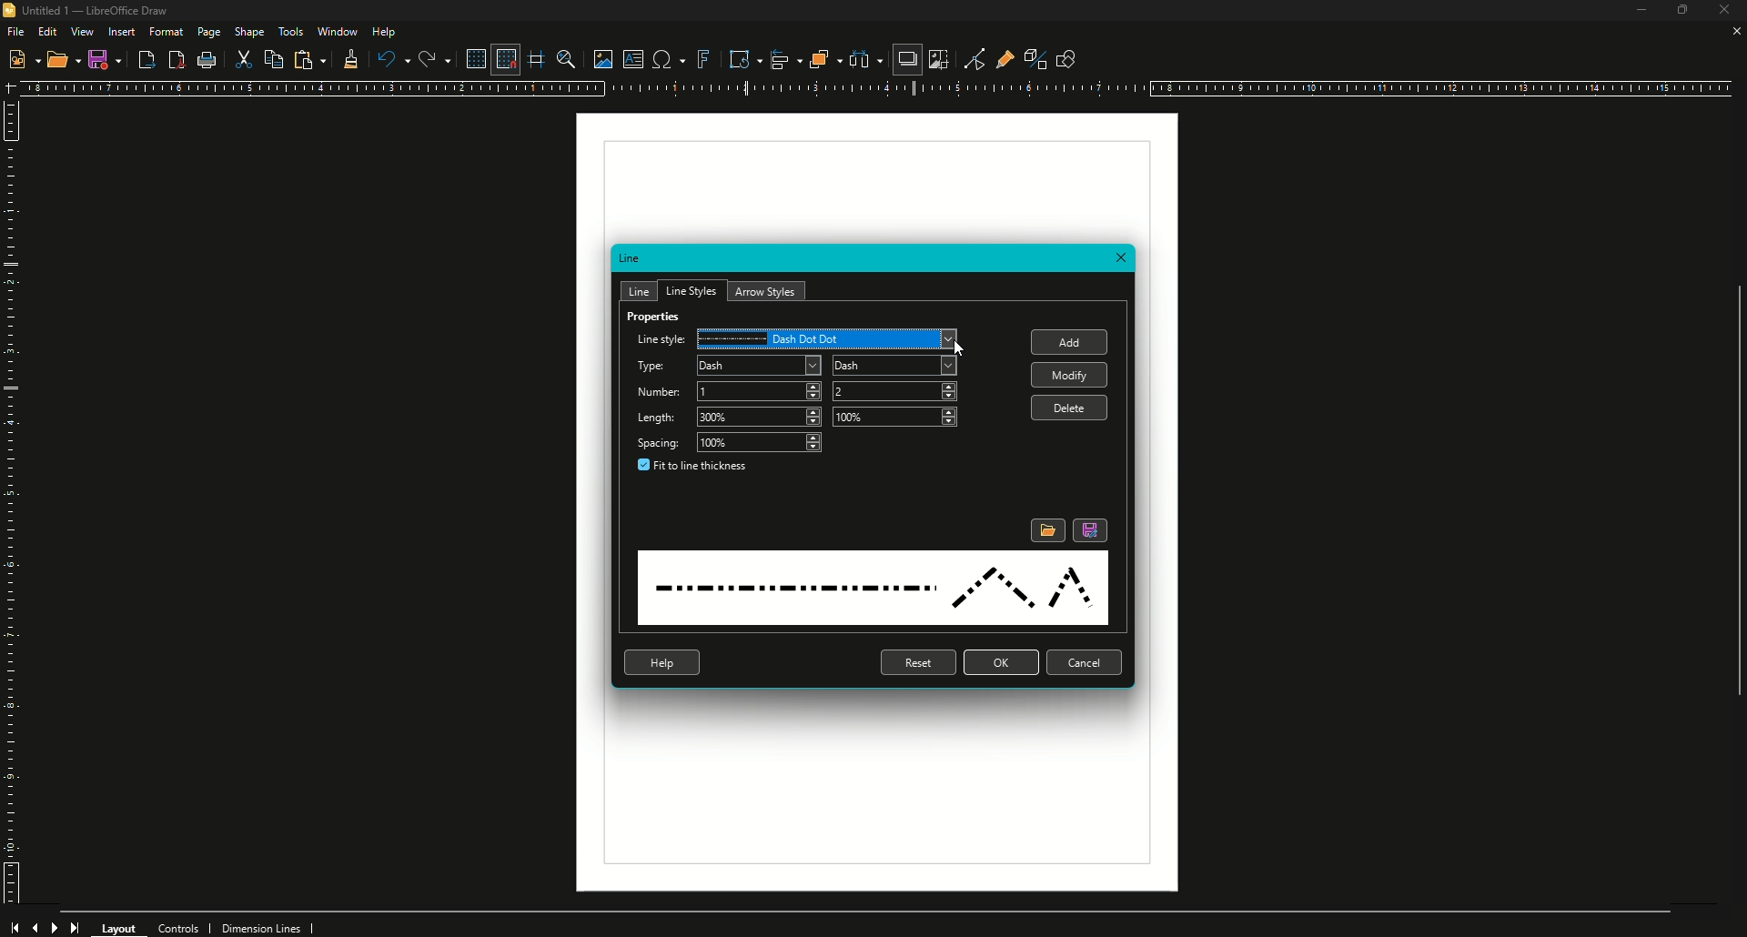 The image size is (1747, 937). I want to click on Cursor, so click(961, 348).